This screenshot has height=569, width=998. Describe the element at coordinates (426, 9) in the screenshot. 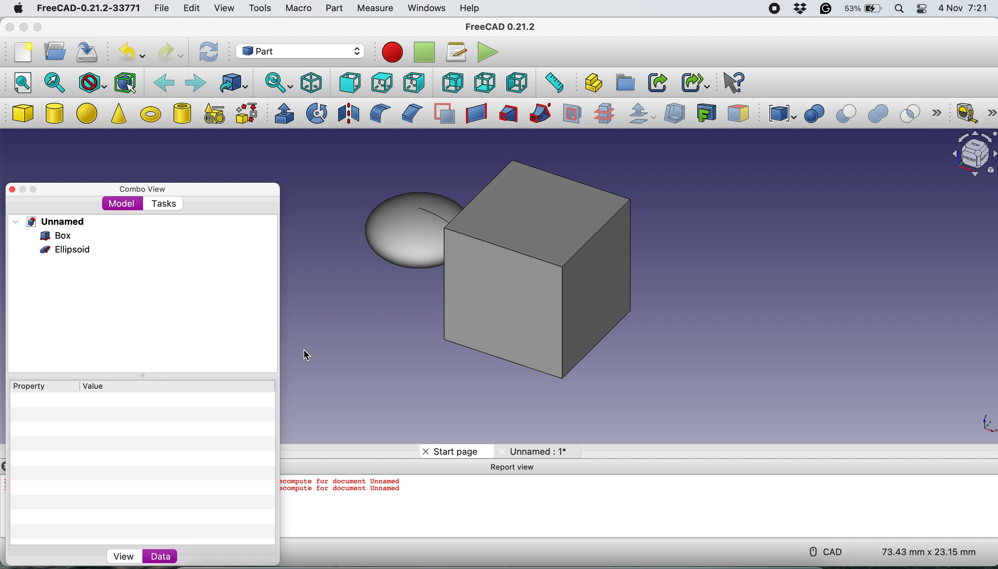

I see `windows` at that location.